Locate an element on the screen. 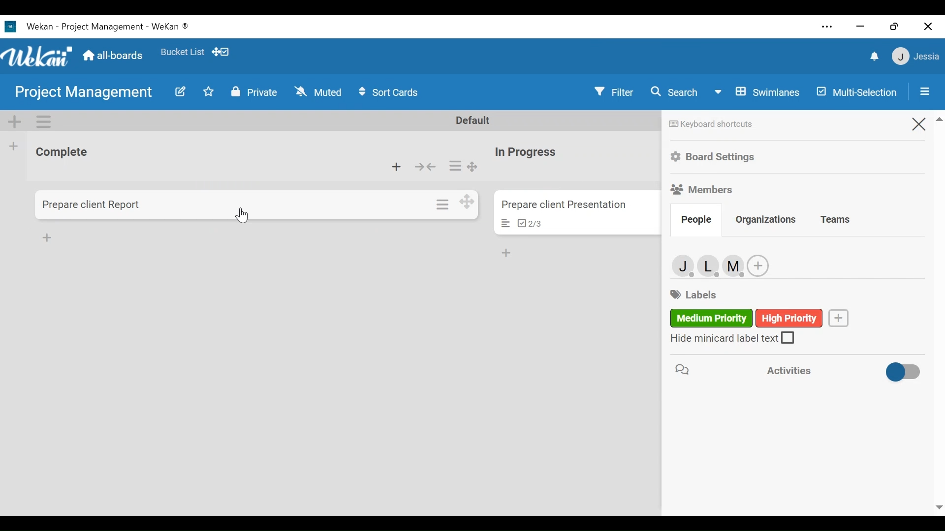 Image resolution: width=945 pixels, height=531 pixels. List Title is located at coordinates (524, 152).